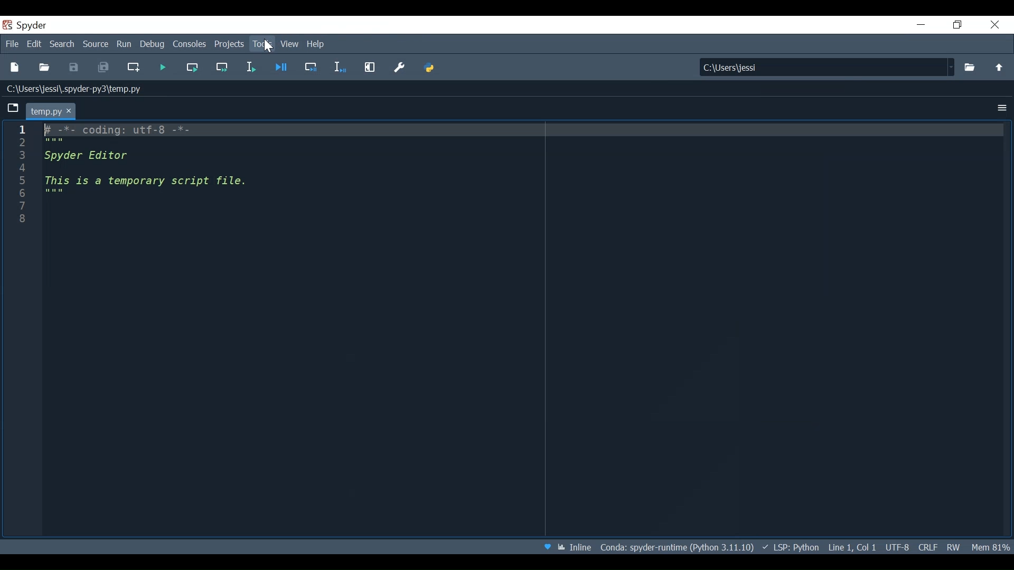 The image size is (1014, 570). What do you see at coordinates (790, 547) in the screenshot?
I see `Language` at bounding box center [790, 547].